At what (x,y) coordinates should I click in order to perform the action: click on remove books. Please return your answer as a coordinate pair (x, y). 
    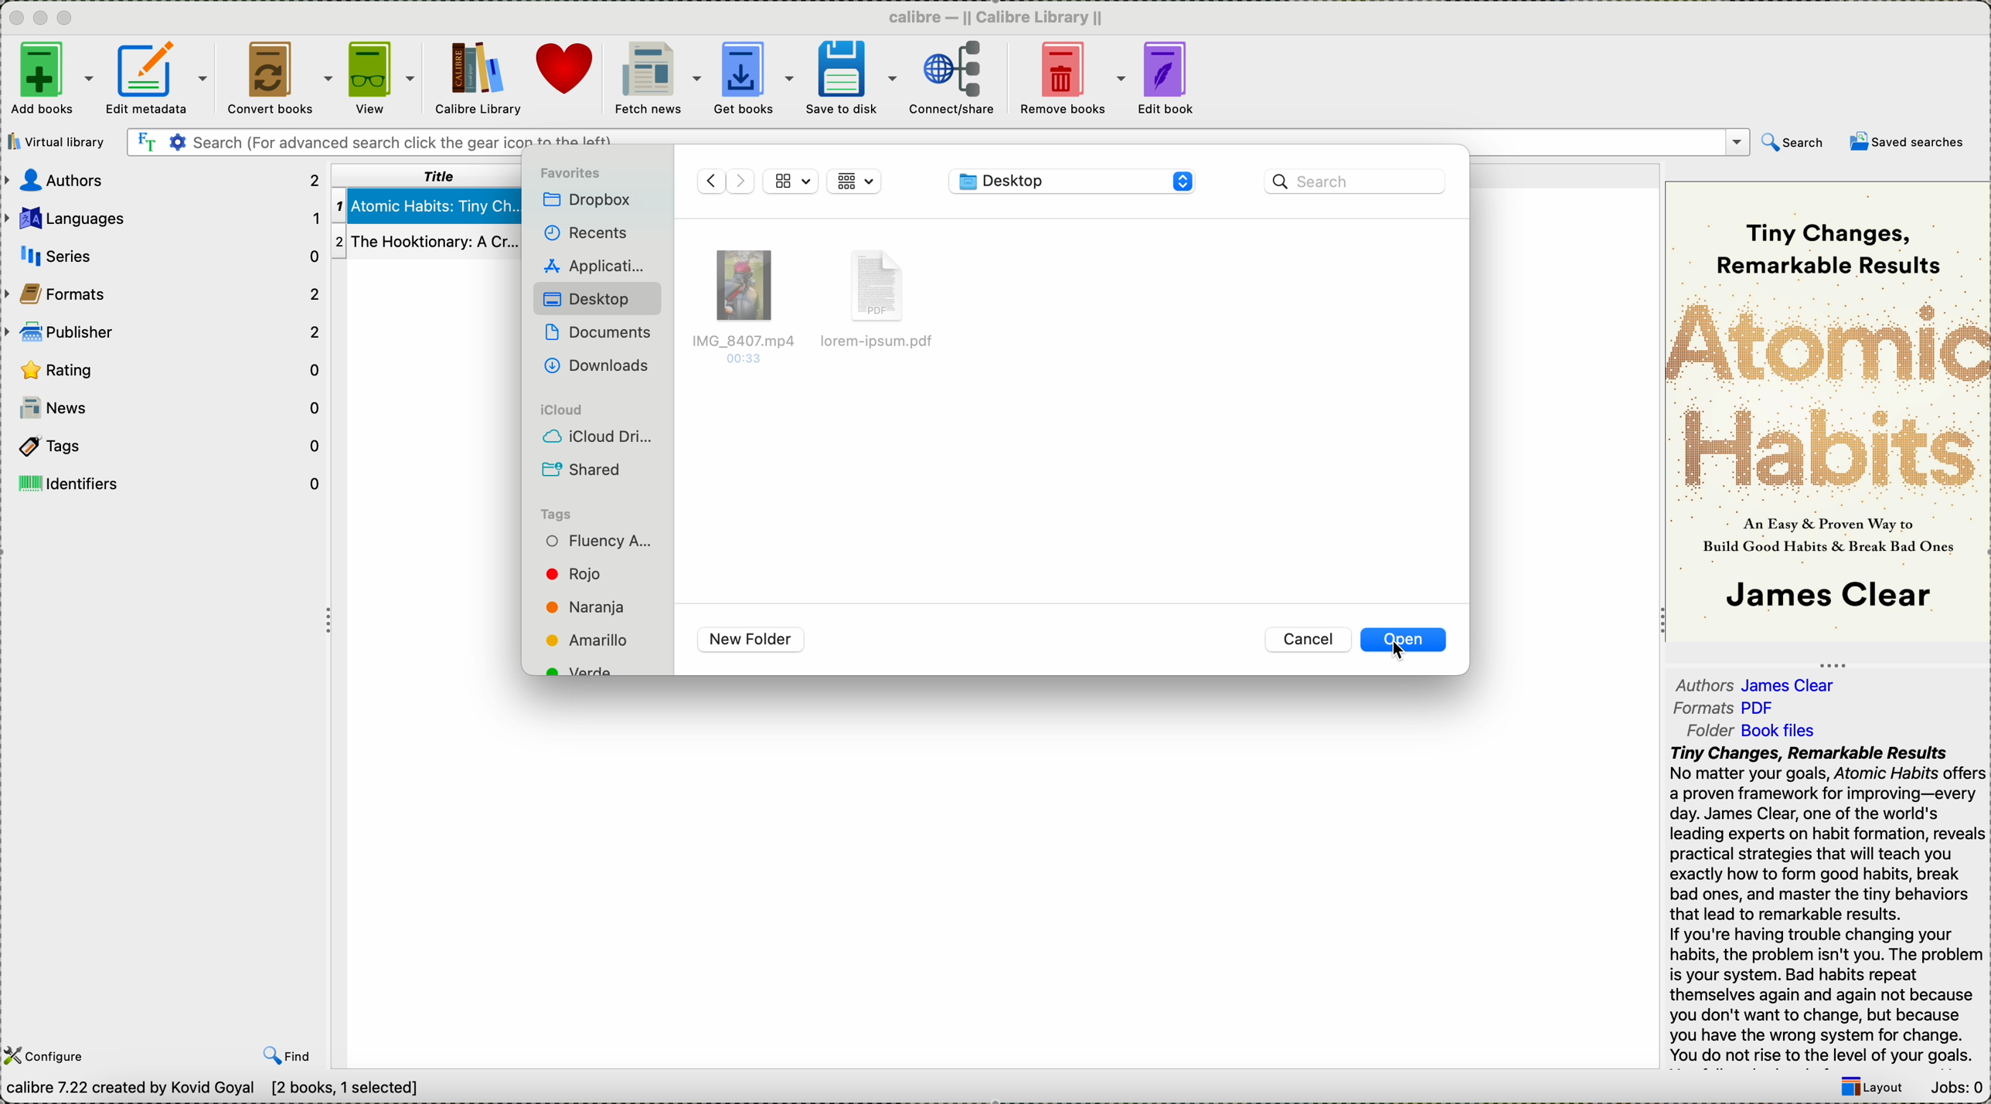
    Looking at the image, I should click on (1071, 78).